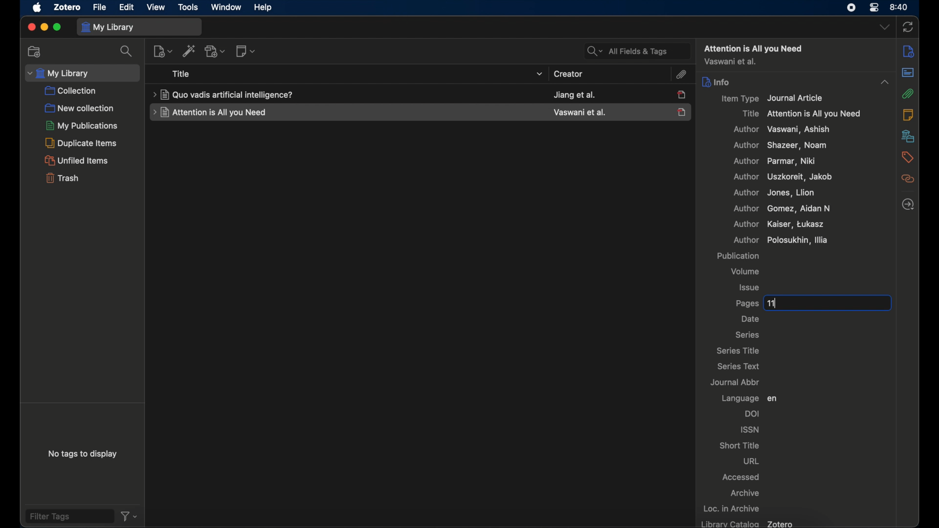 Image resolution: width=939 pixels, height=528 pixels. I want to click on language en, so click(749, 398).